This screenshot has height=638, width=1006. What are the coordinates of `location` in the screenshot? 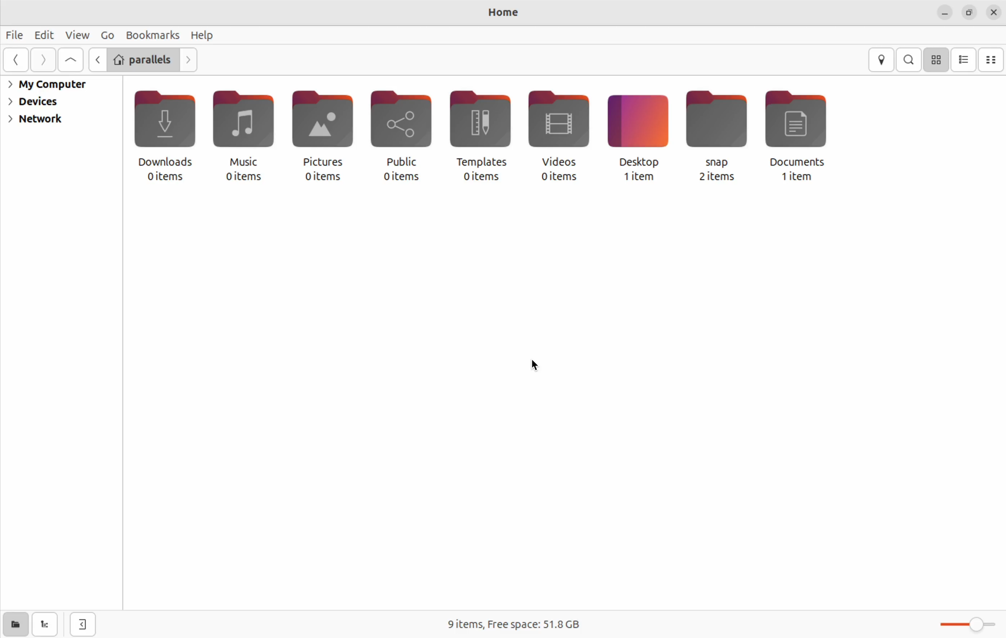 It's located at (883, 61).